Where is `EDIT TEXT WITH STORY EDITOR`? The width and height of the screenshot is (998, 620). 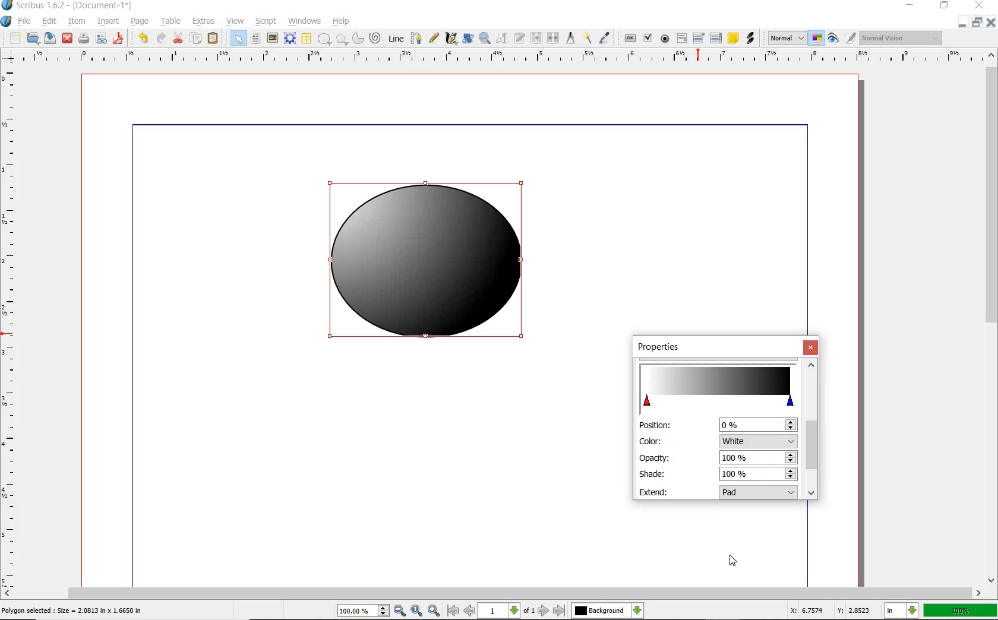
EDIT TEXT WITH STORY EDITOR is located at coordinates (520, 38).